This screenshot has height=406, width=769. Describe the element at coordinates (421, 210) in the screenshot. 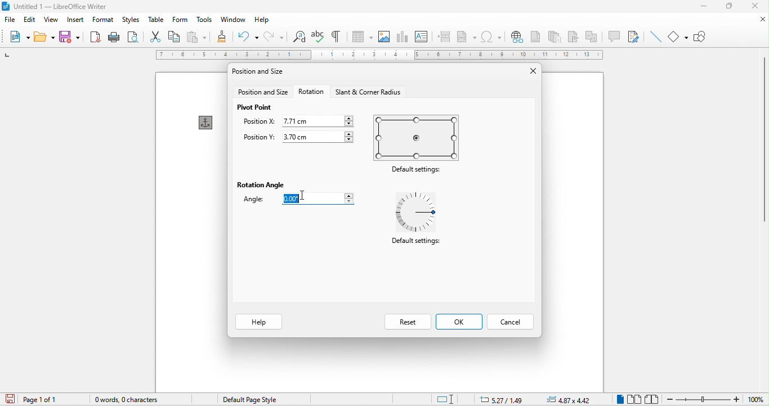

I see `default settings` at that location.